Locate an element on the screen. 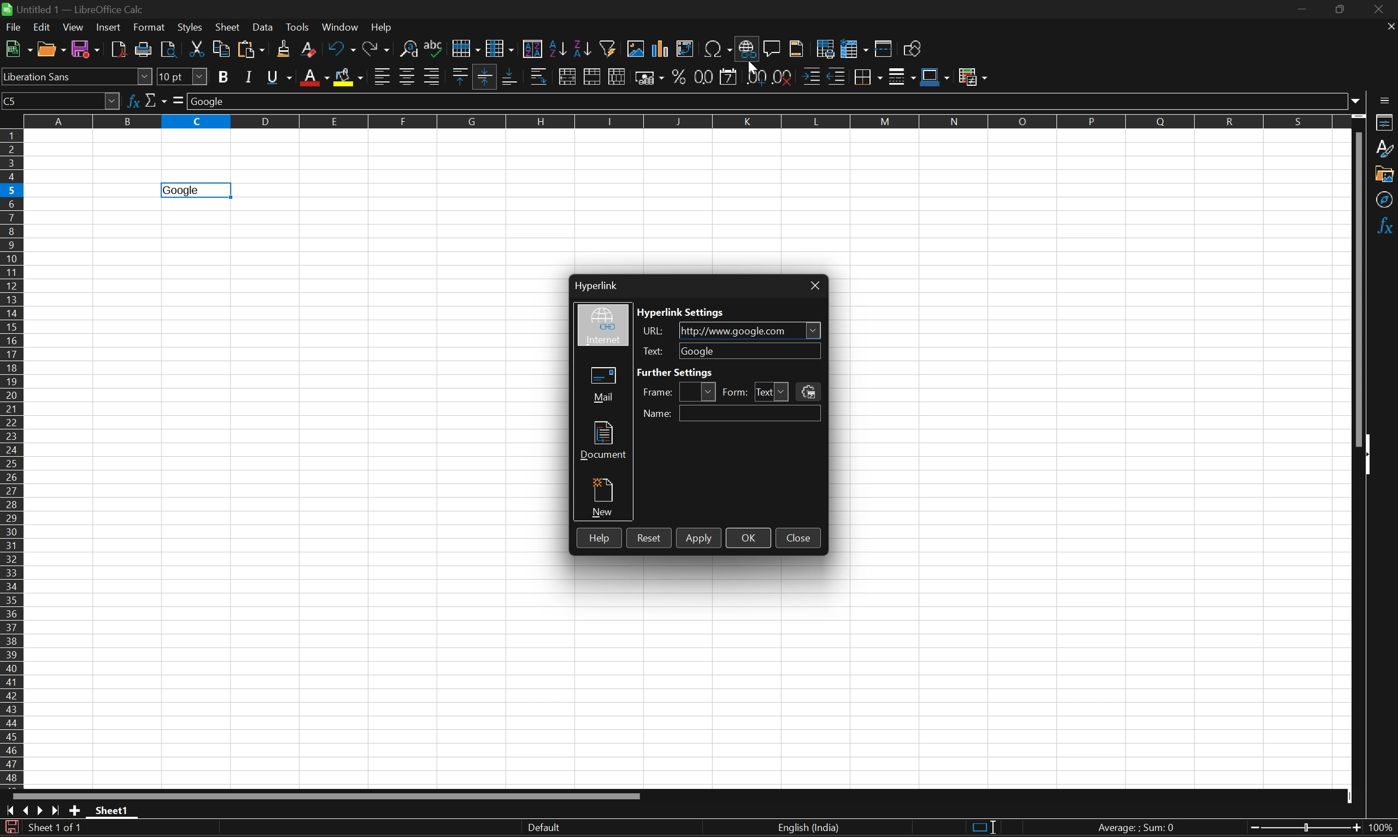 This screenshot has height=837, width=1398. Select formula is located at coordinates (178, 99).